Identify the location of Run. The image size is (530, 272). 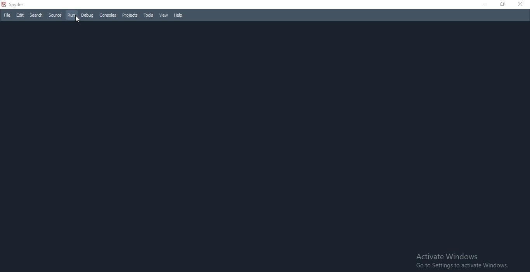
(71, 15).